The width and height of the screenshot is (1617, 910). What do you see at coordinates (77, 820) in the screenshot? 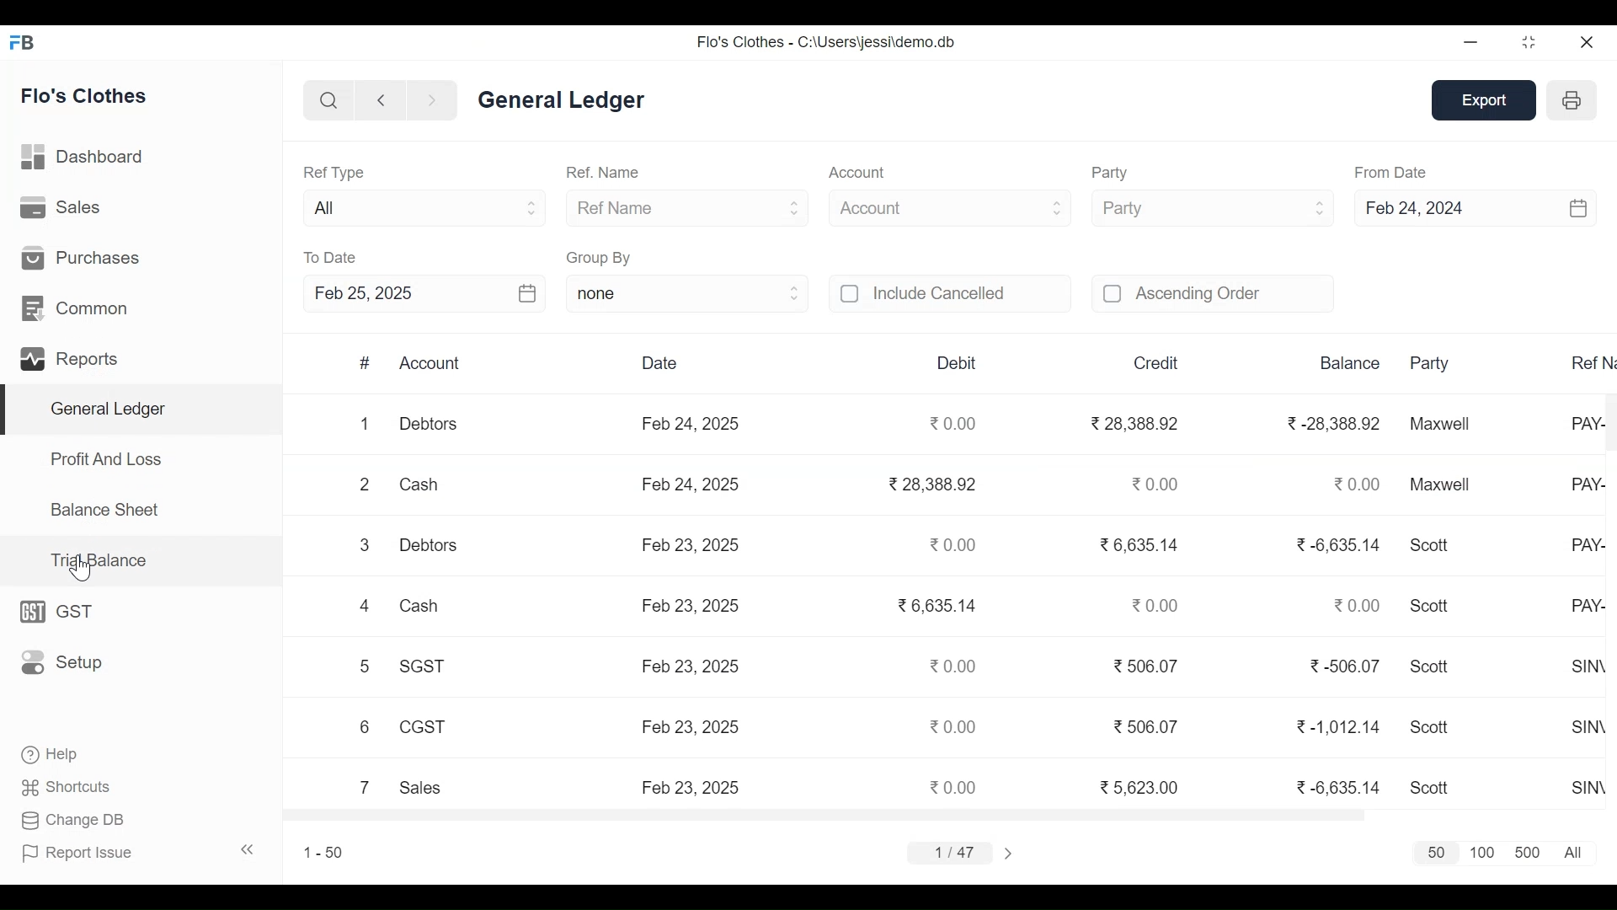
I see `Change DB` at bounding box center [77, 820].